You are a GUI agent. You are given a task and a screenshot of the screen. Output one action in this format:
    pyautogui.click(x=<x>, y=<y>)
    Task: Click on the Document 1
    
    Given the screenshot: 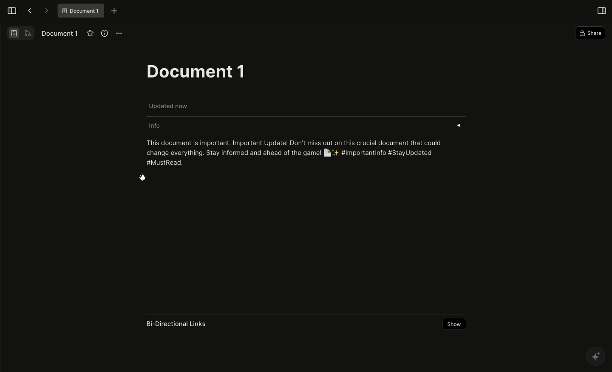 What is the action you would take?
    pyautogui.click(x=80, y=11)
    